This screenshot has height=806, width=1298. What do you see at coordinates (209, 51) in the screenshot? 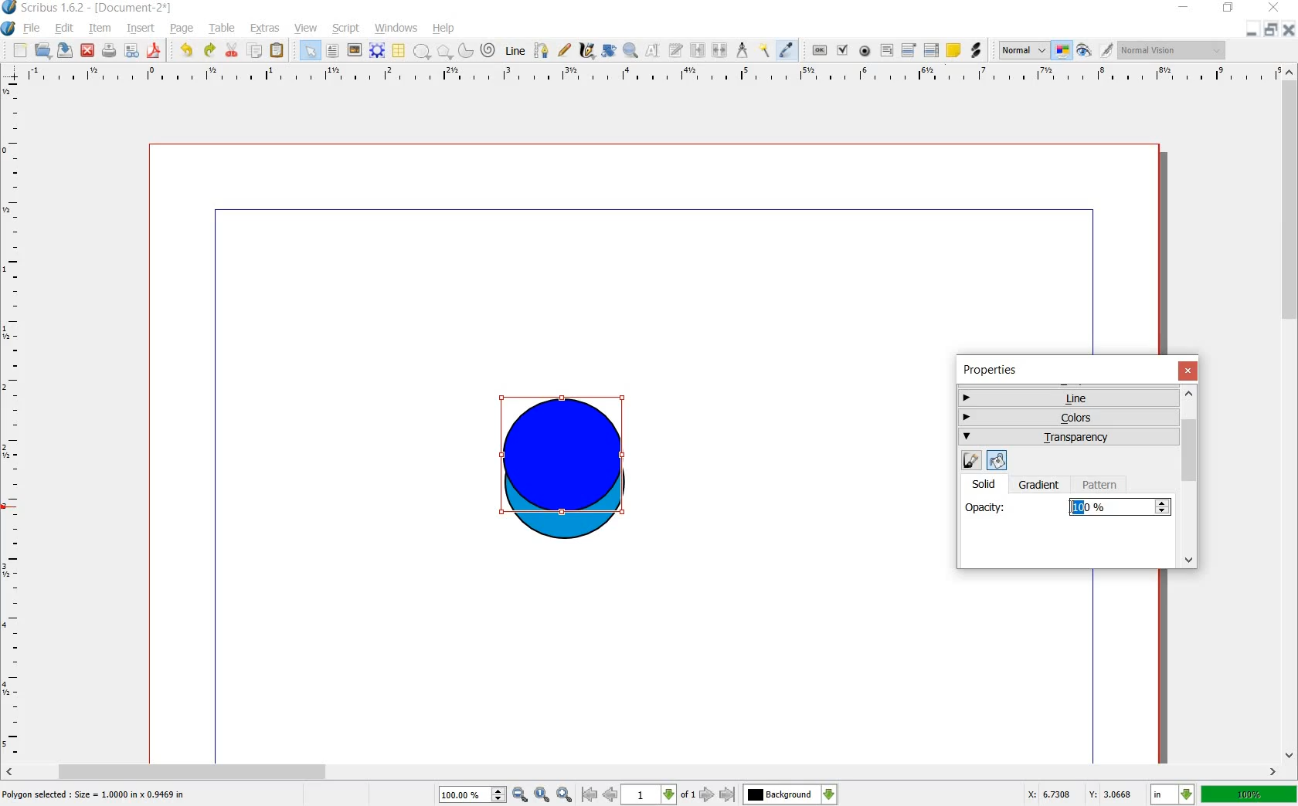
I see `redo` at bounding box center [209, 51].